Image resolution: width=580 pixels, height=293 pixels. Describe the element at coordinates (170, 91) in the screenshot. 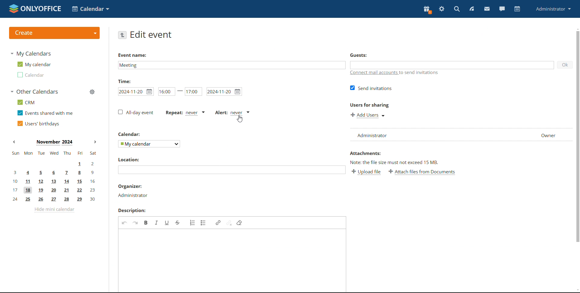

I see `start time` at that location.